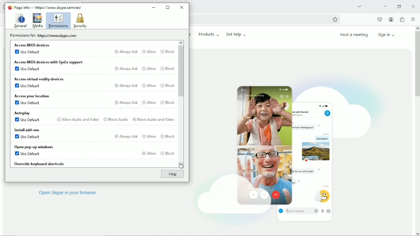 Image resolution: width=420 pixels, height=236 pixels. Describe the element at coordinates (417, 65) in the screenshot. I see `vertical scrollbar` at that location.